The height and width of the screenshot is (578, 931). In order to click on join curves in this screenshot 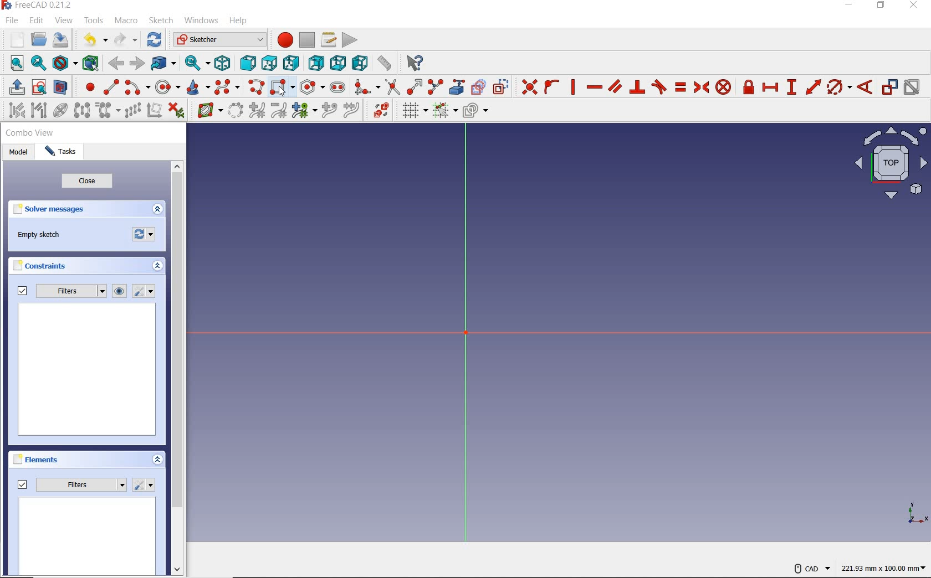, I will do `click(352, 111)`.